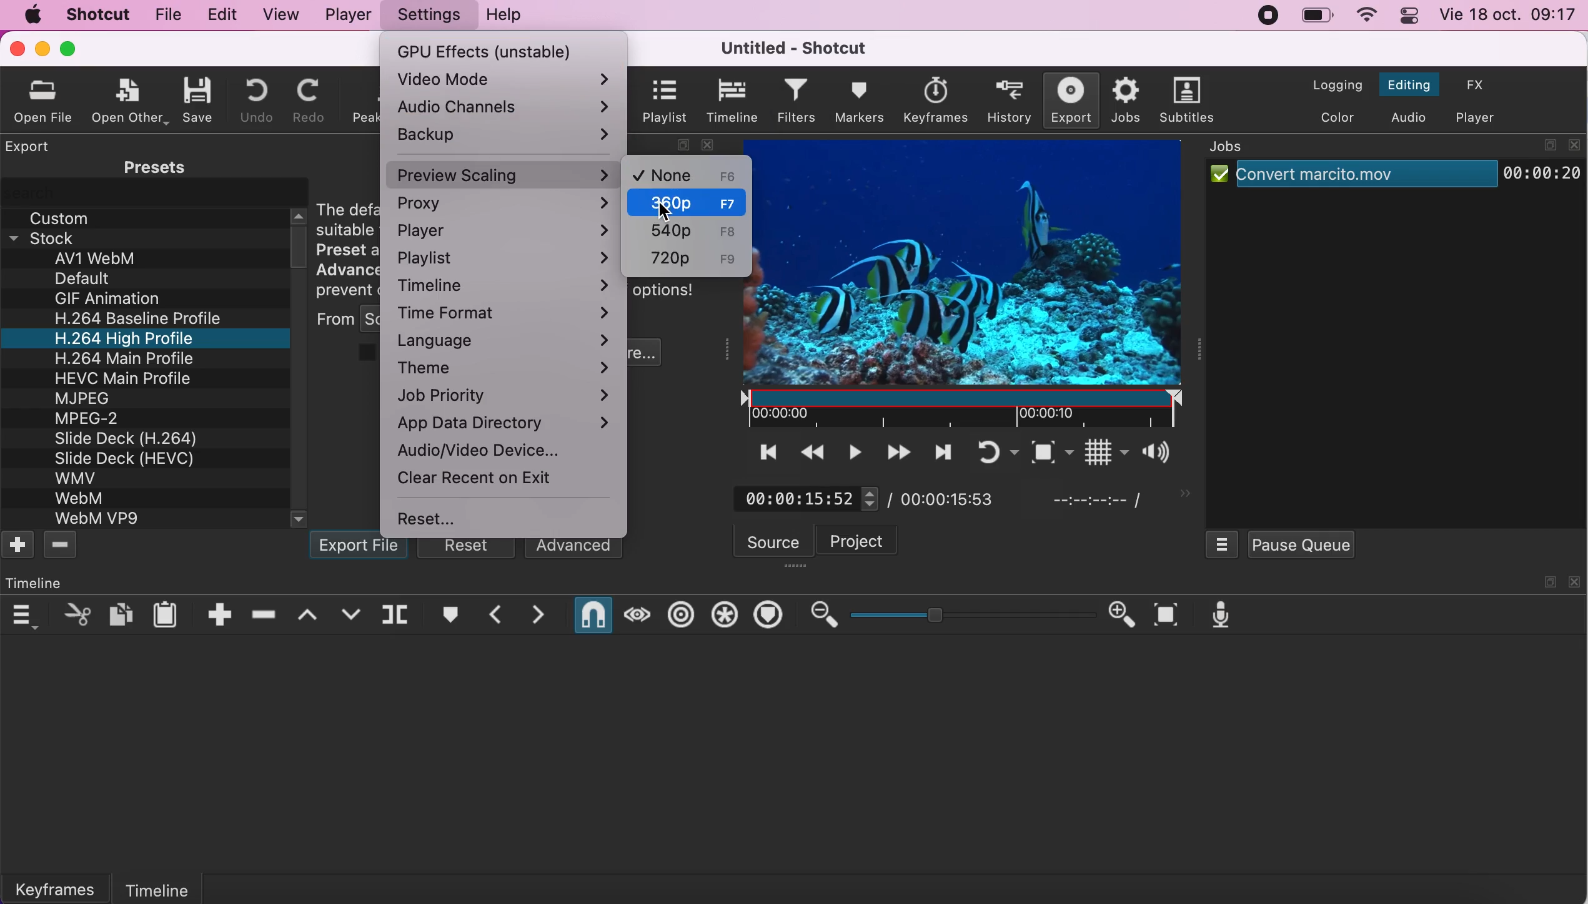 This screenshot has height=904, width=1588. Describe the element at coordinates (29, 146) in the screenshot. I see `export panel` at that location.